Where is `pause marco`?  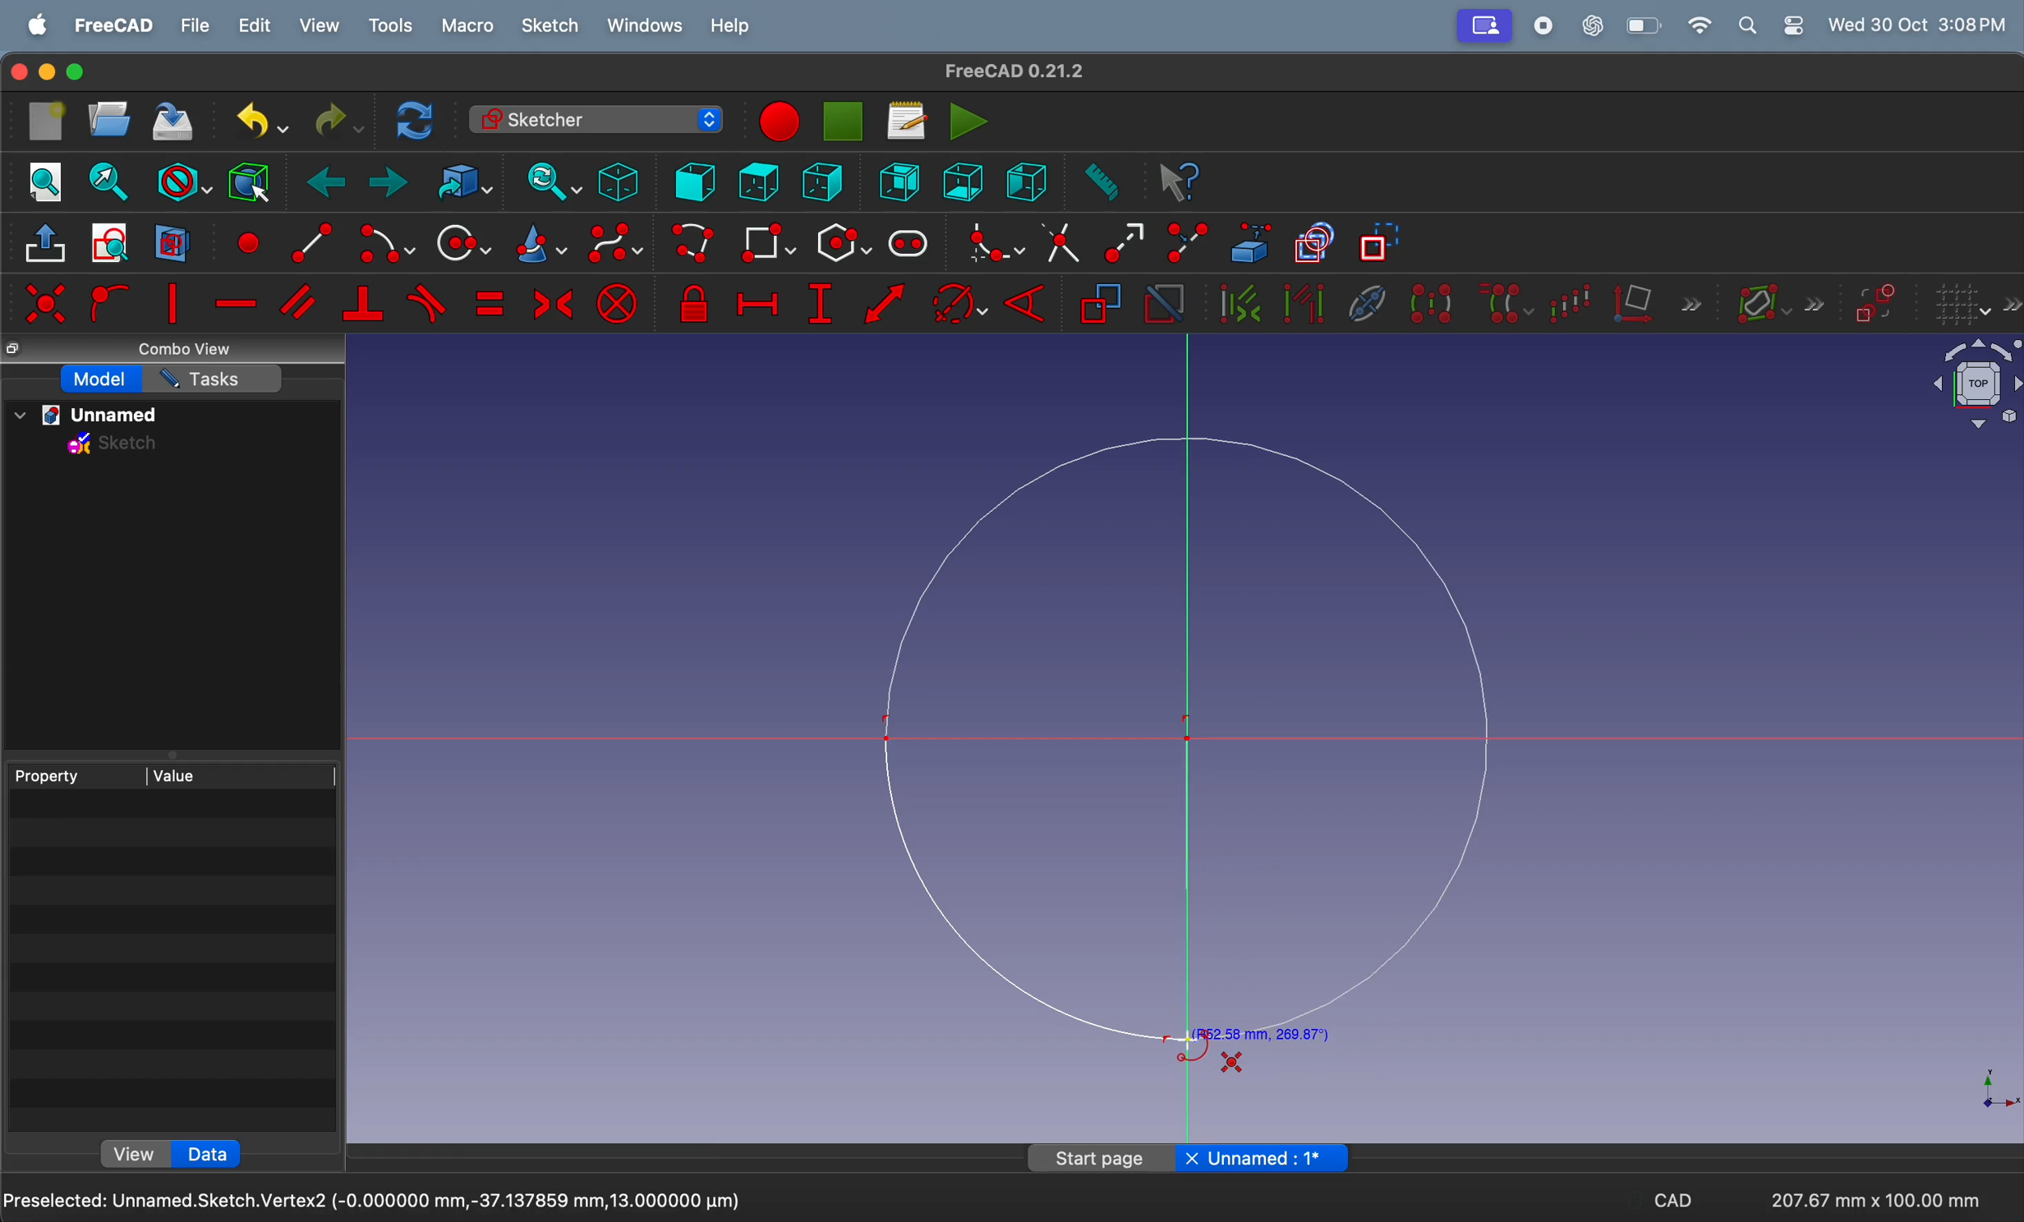
pause marco is located at coordinates (844, 122).